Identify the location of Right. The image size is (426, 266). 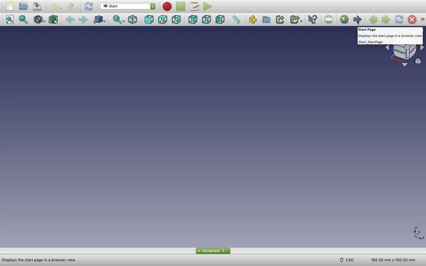
(176, 20).